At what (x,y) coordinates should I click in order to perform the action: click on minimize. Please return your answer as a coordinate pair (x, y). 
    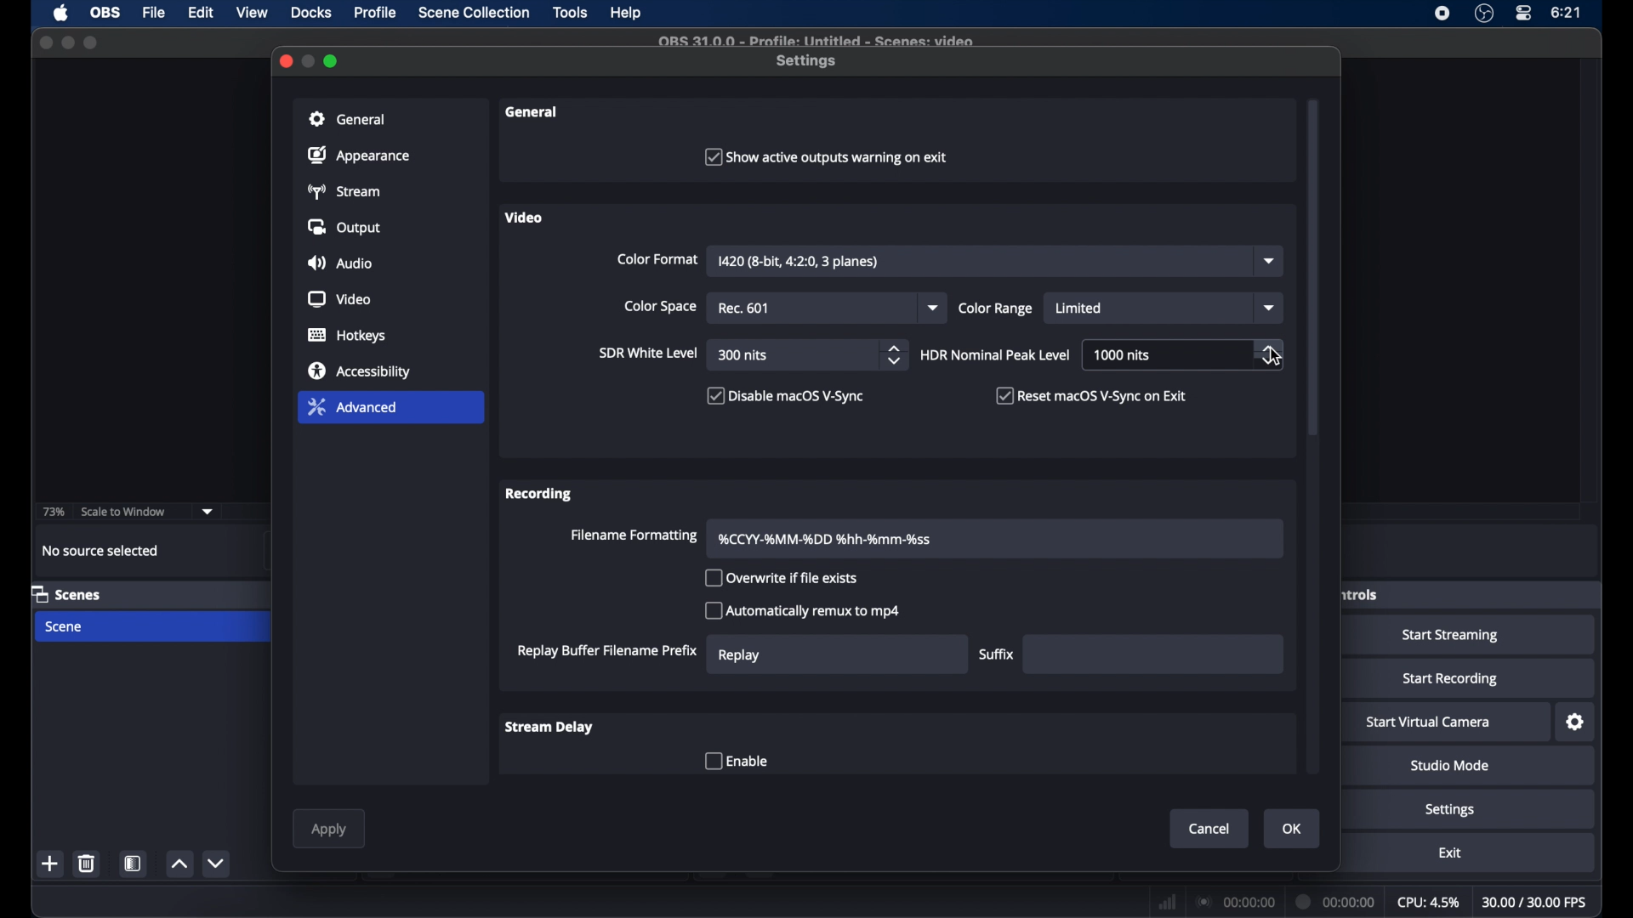
    Looking at the image, I should click on (310, 62).